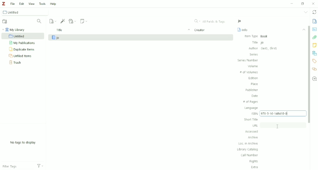  Describe the element at coordinates (31, 4) in the screenshot. I see `View` at that location.